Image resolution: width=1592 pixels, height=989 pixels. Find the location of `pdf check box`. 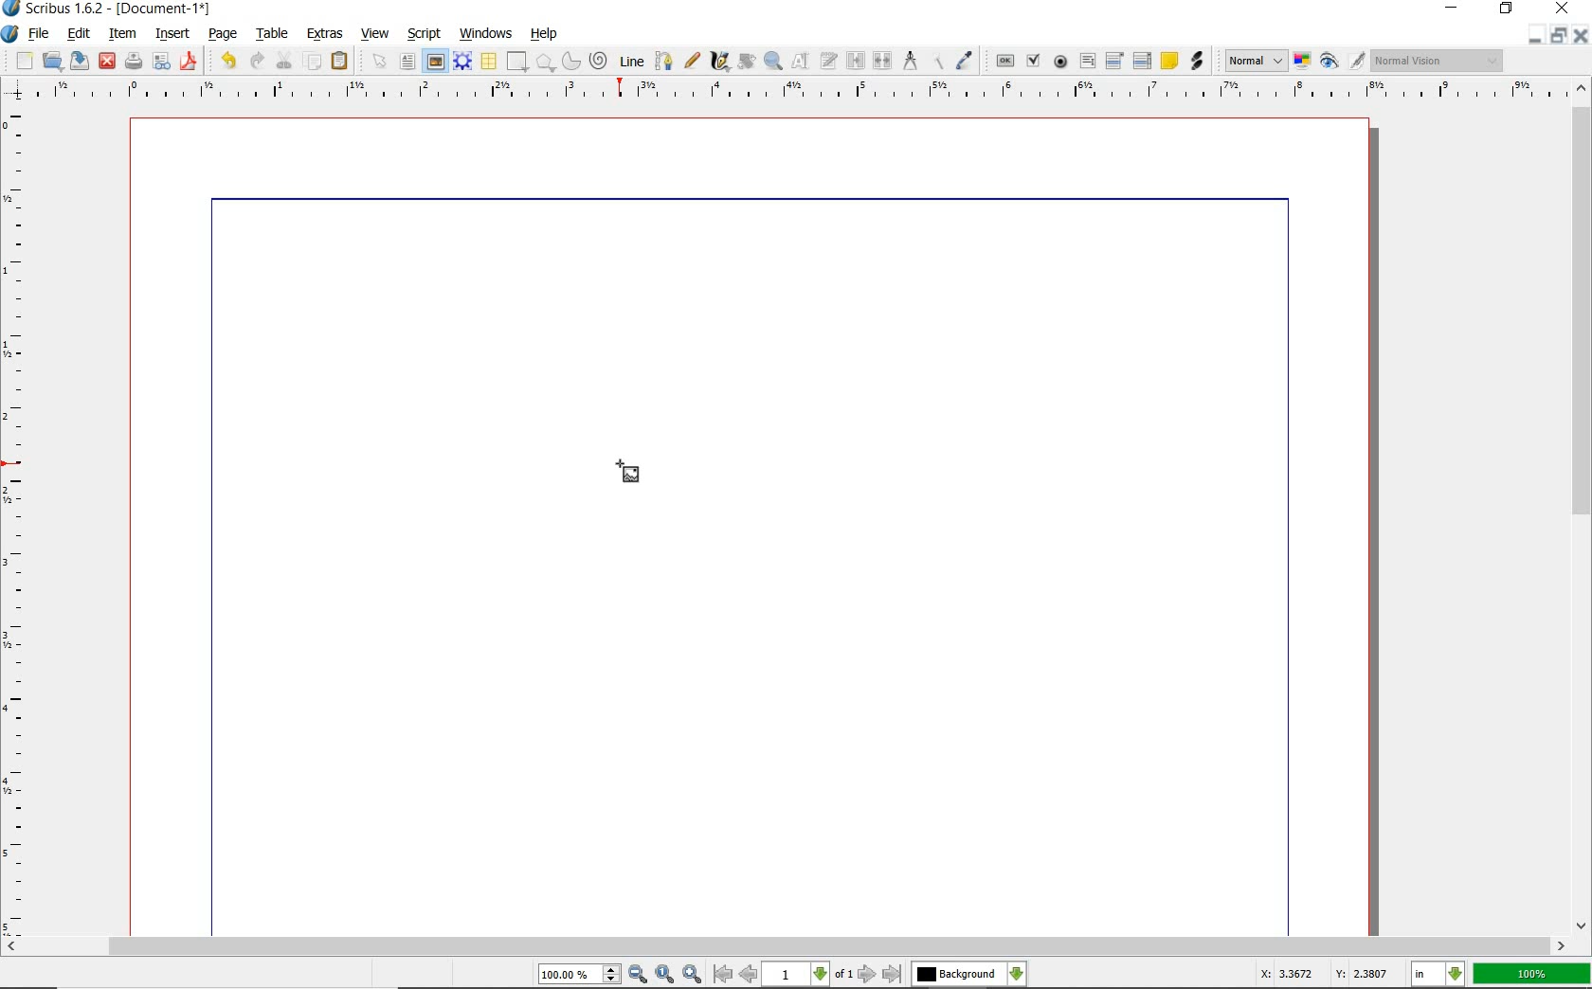

pdf check box is located at coordinates (1033, 62).